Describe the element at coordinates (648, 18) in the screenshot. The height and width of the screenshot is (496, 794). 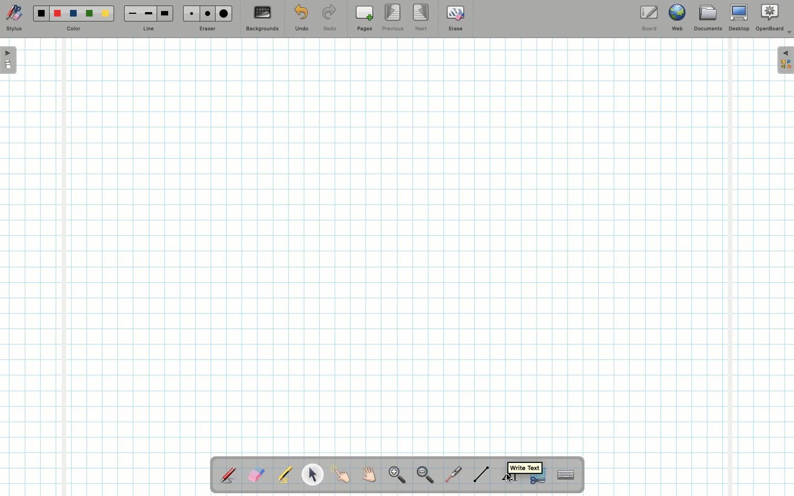
I see `Board` at that location.